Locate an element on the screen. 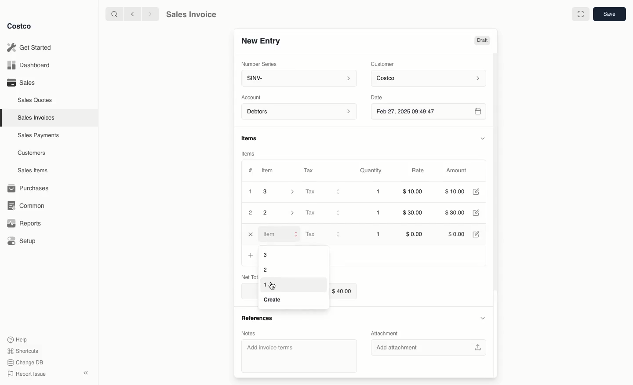  Tax is located at coordinates (322, 213).